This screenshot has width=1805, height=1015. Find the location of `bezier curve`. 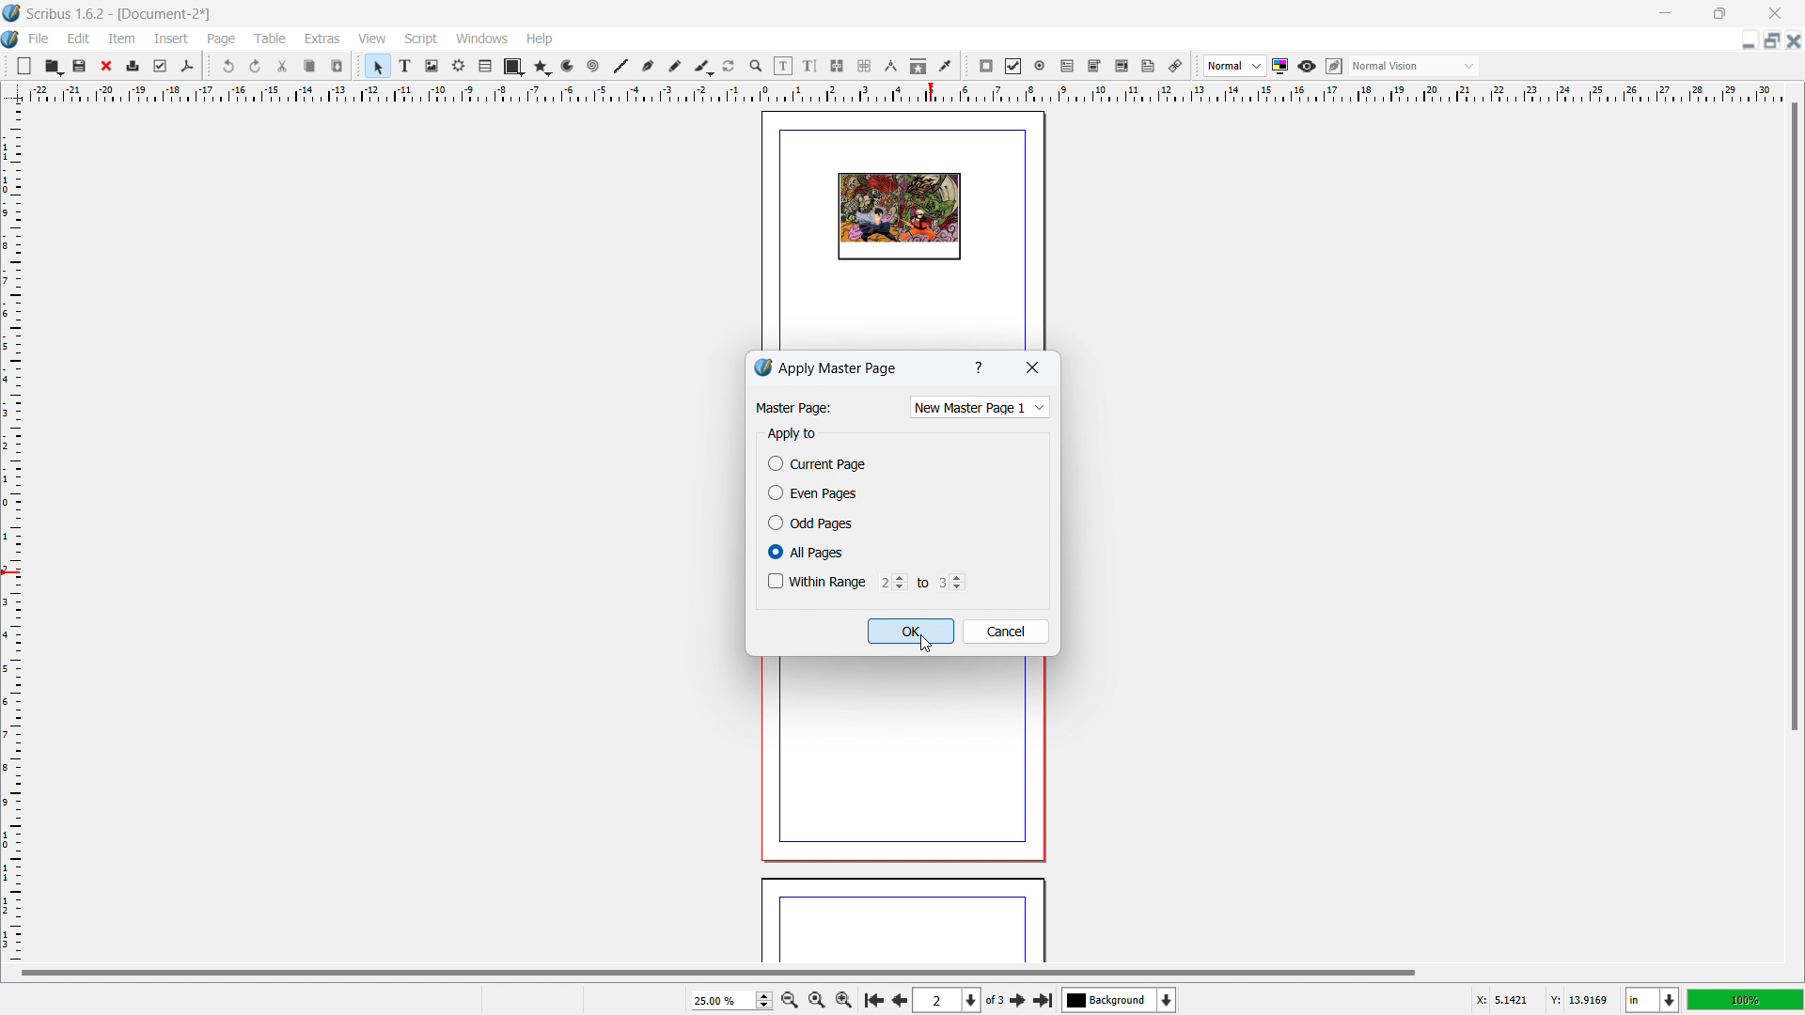

bezier curve is located at coordinates (648, 67).